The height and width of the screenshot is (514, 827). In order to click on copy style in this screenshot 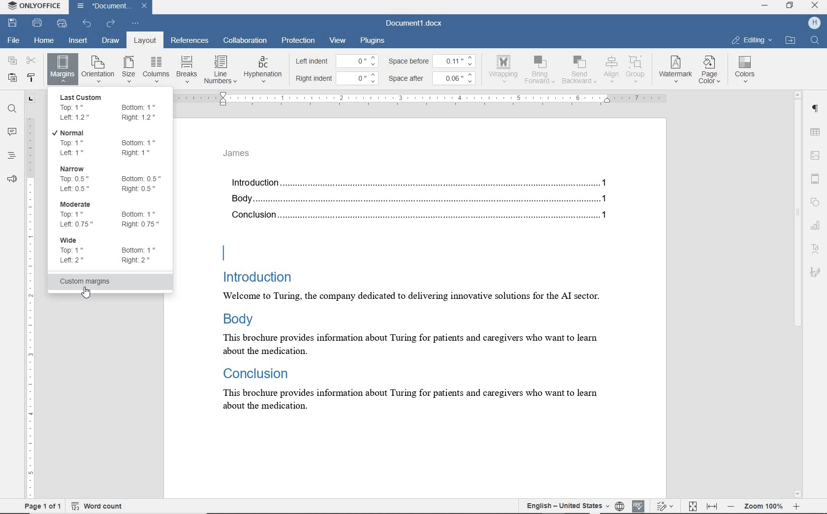, I will do `click(32, 78)`.